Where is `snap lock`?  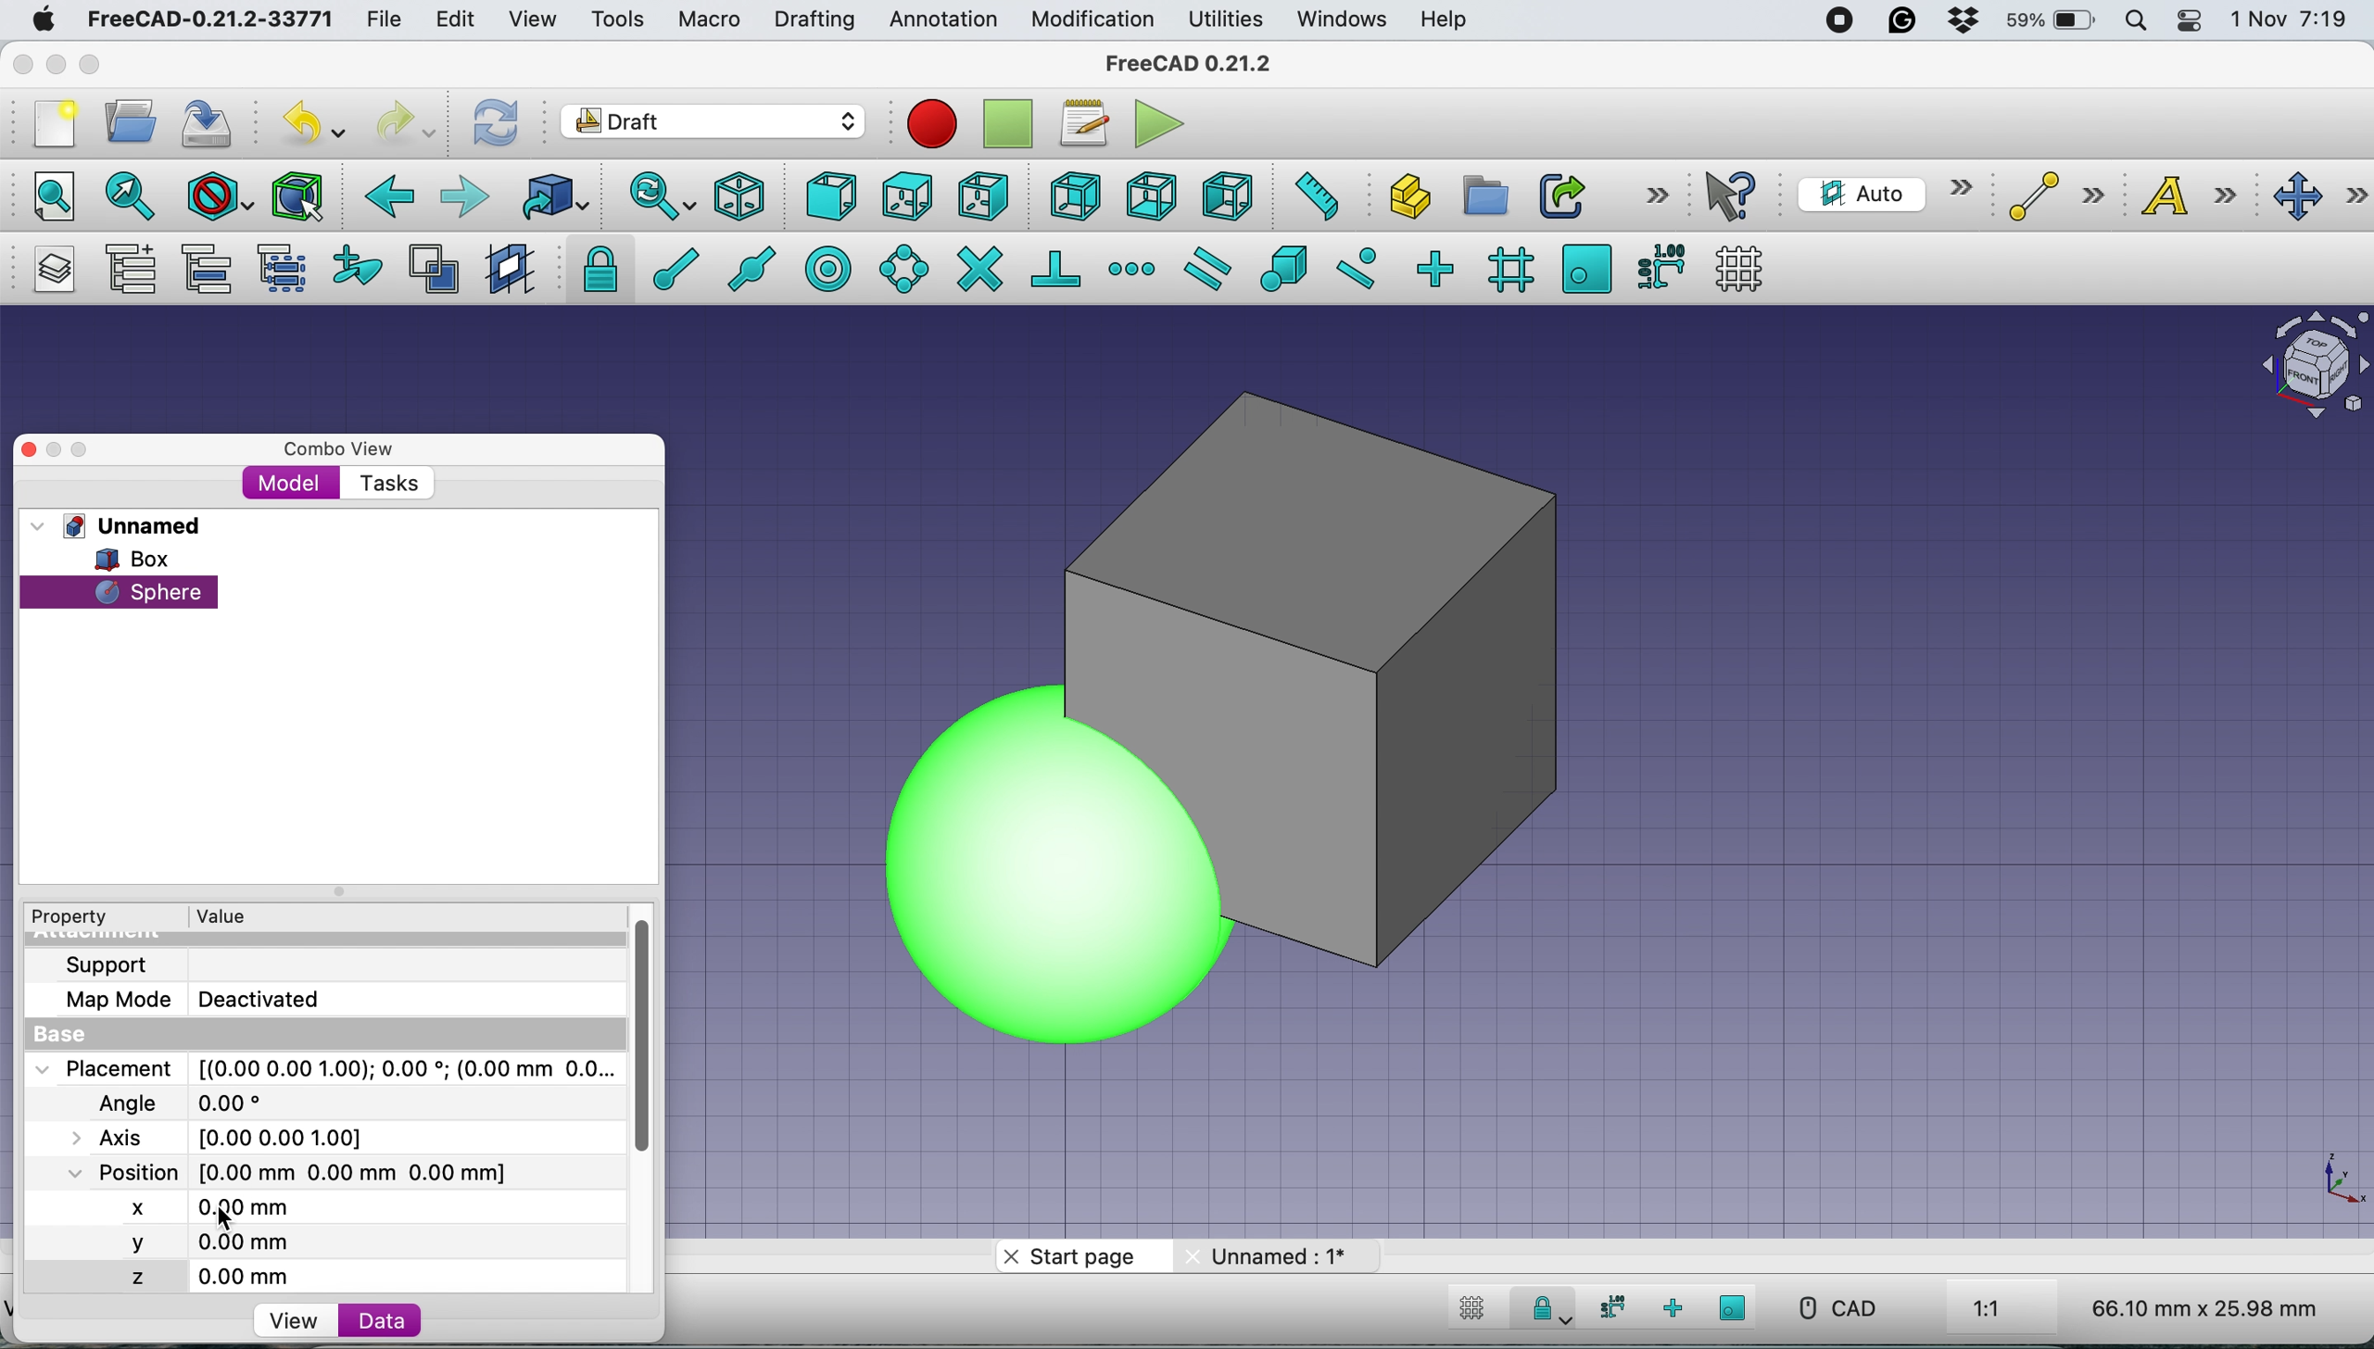
snap lock is located at coordinates (1542, 1312).